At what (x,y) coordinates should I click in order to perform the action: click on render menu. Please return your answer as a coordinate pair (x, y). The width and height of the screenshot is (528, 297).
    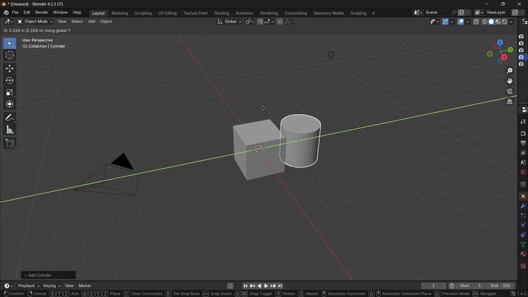
    Looking at the image, I should click on (41, 13).